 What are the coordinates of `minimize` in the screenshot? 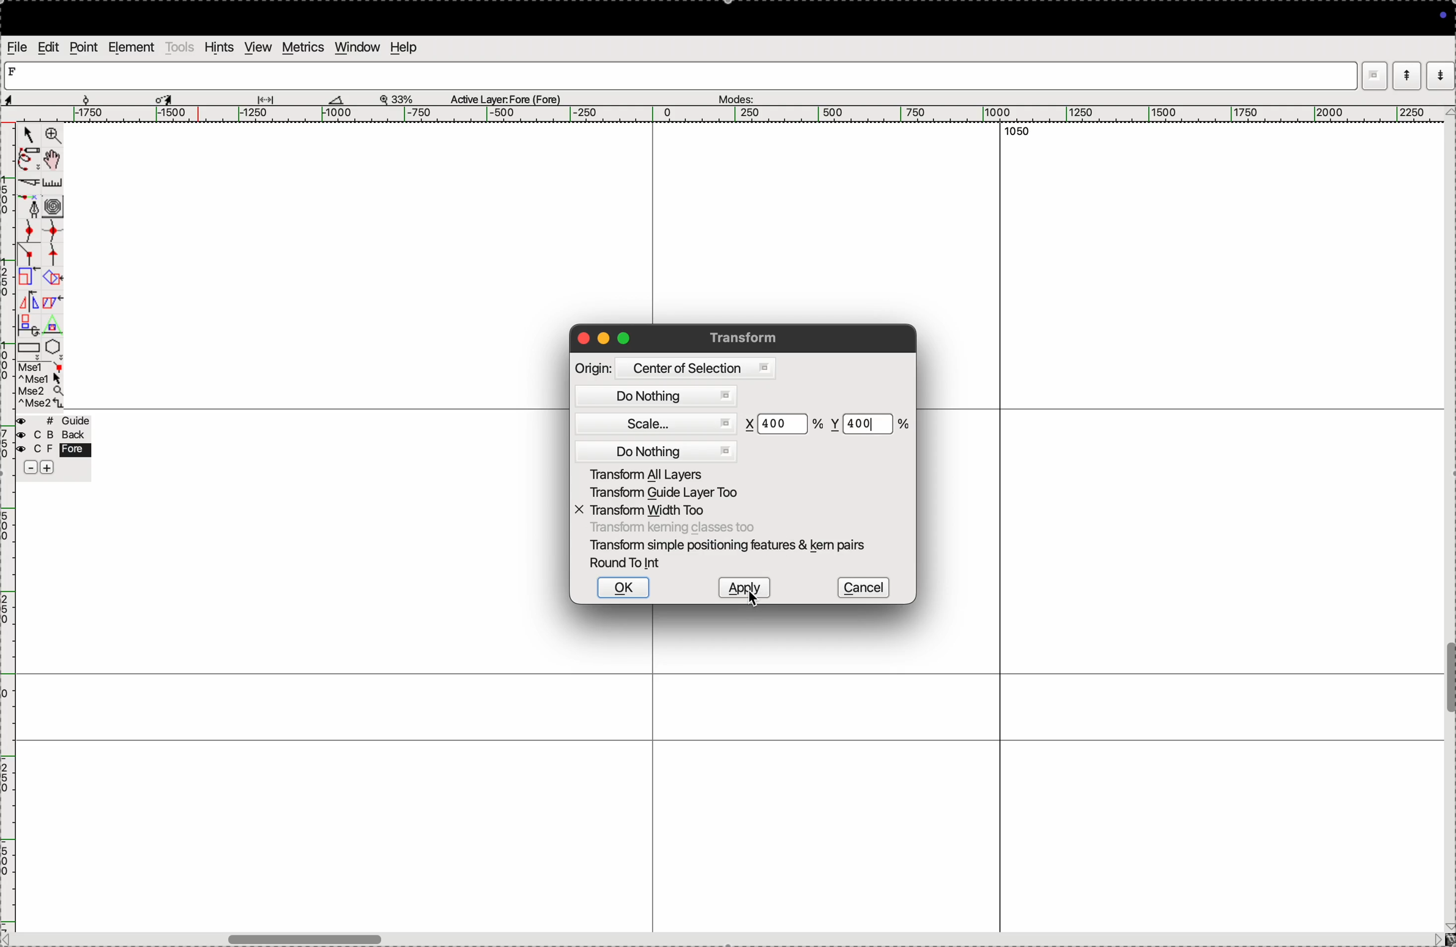 It's located at (604, 339).